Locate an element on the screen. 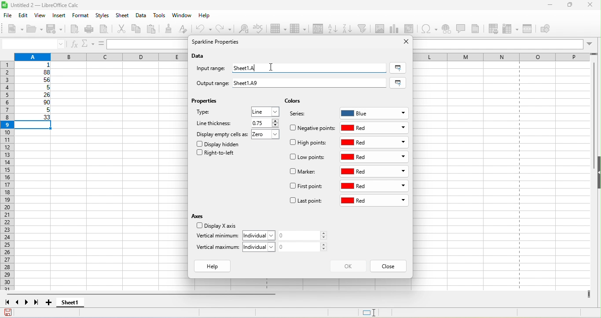 The height and width of the screenshot is (318, 601). display hidden is located at coordinates (220, 144).